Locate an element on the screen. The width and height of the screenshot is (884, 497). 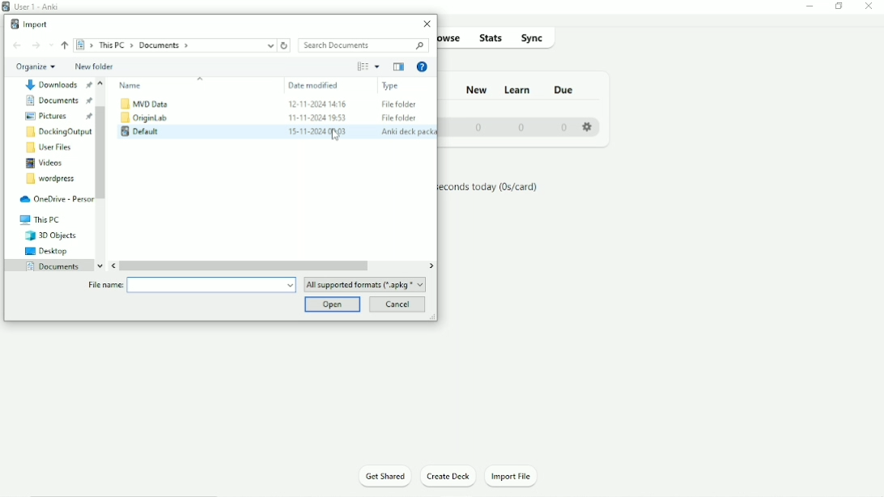
Type is located at coordinates (391, 86).